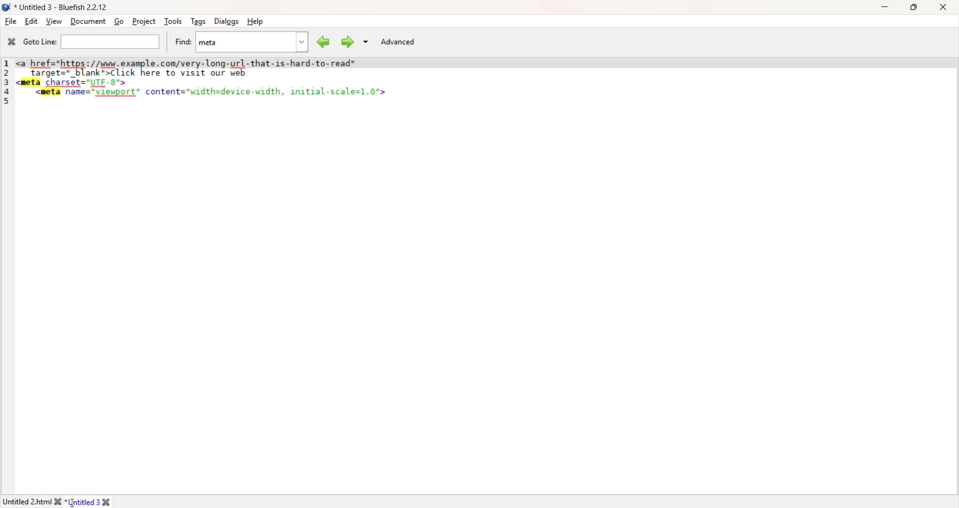 The image size is (959, 508). I want to click on Find:, so click(181, 42).